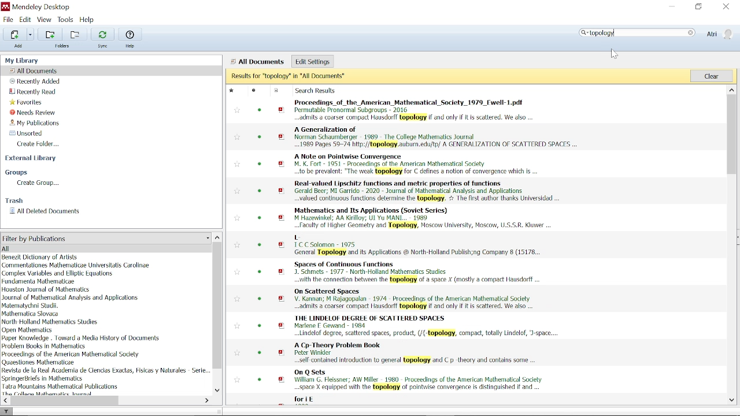 The width and height of the screenshot is (740, 416). I want to click on Move down, so click(732, 400).